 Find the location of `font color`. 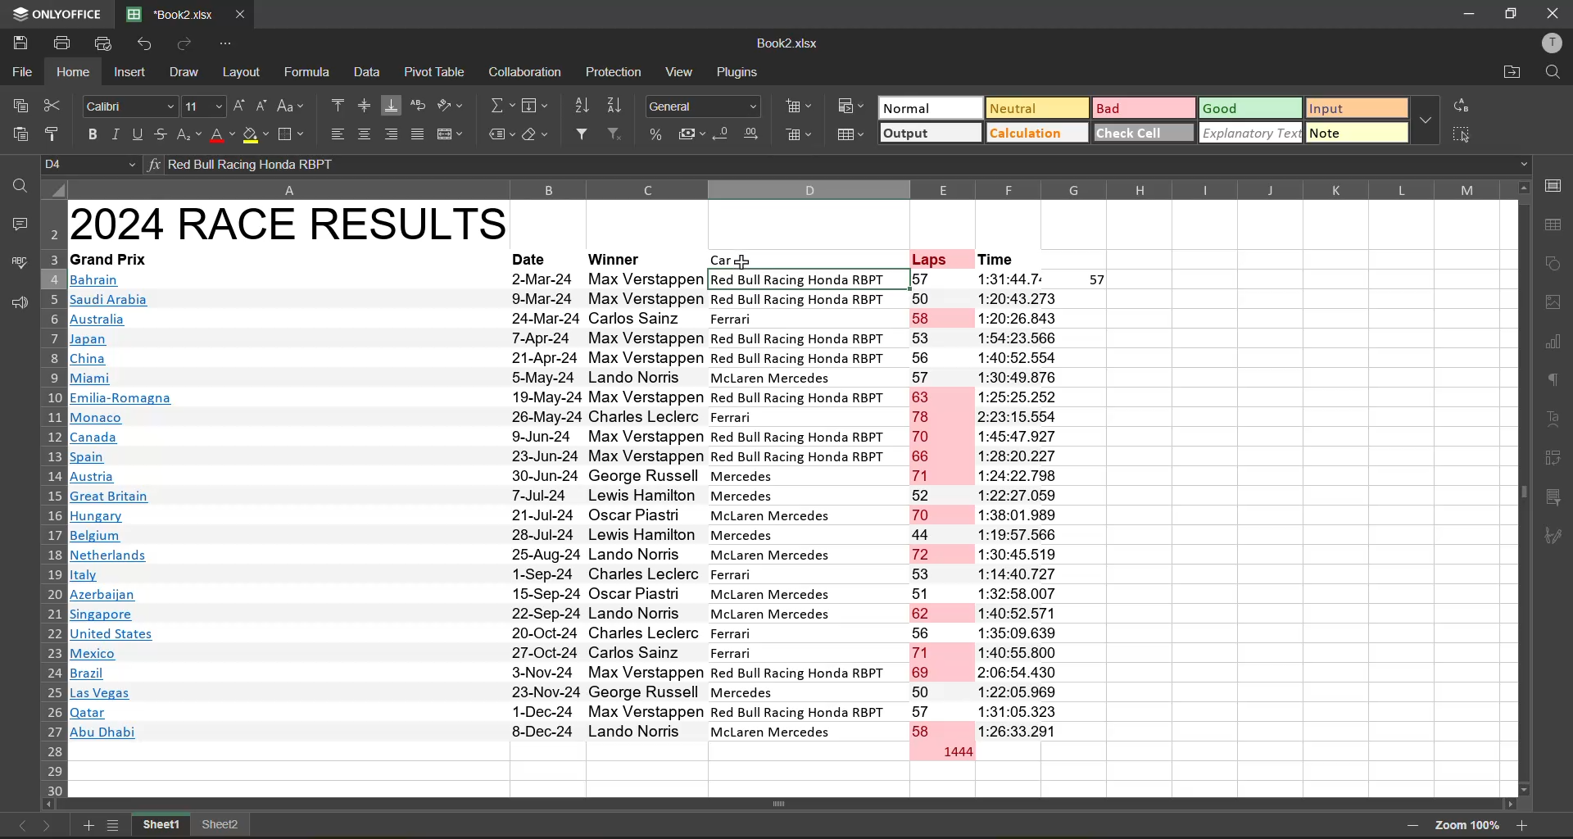

font color is located at coordinates (220, 135).